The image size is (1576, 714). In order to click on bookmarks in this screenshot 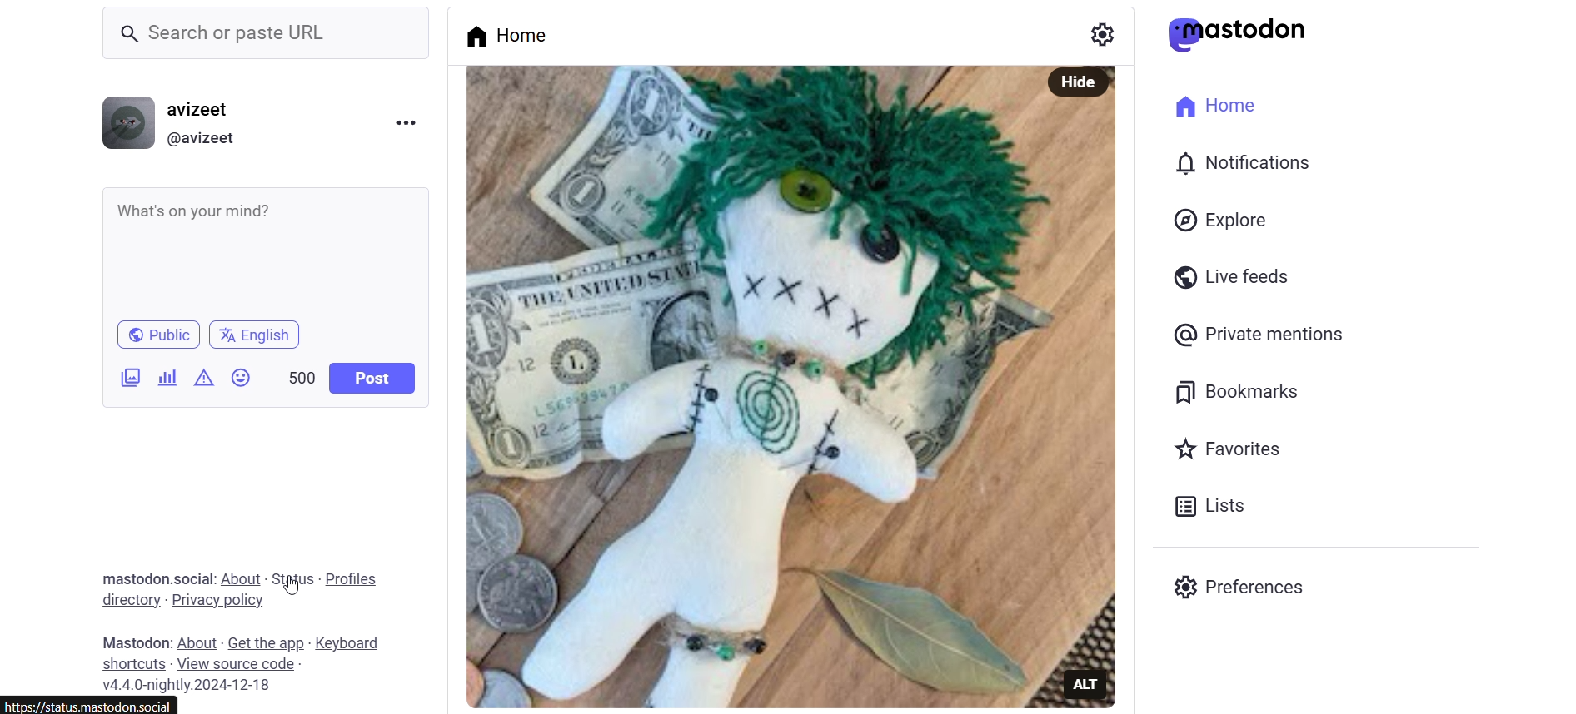, I will do `click(1240, 392)`.